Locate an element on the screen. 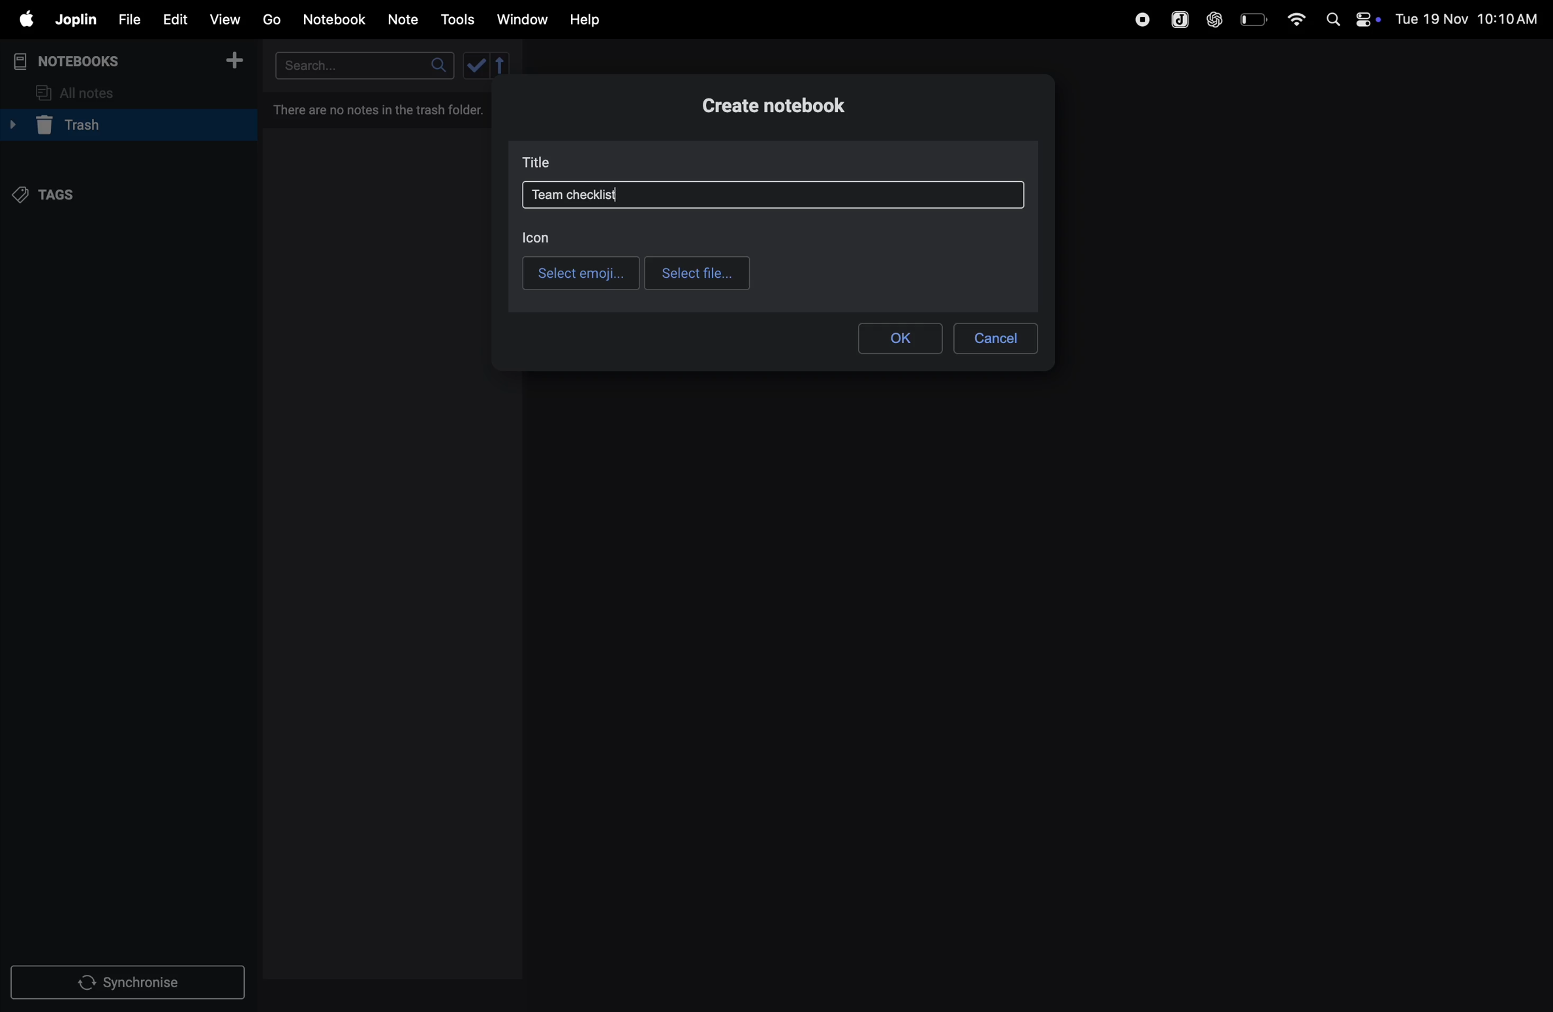 The image size is (1553, 1012). record is located at coordinates (1138, 19).